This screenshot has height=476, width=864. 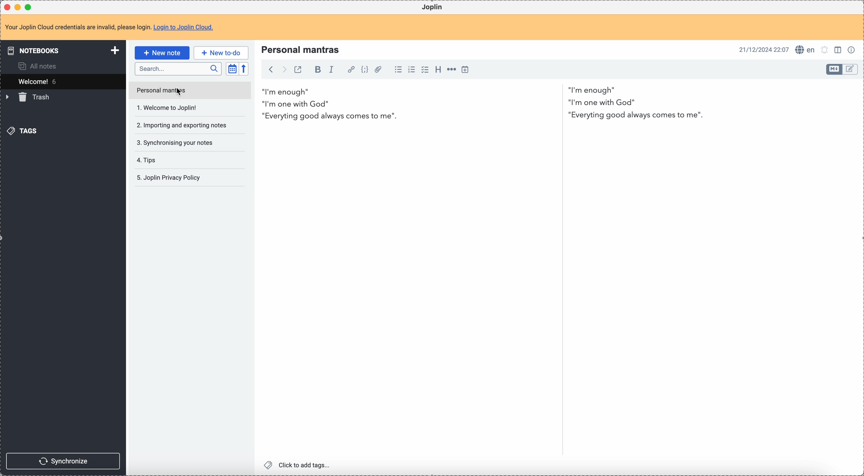 I want to click on Personal mantras, so click(x=301, y=50).